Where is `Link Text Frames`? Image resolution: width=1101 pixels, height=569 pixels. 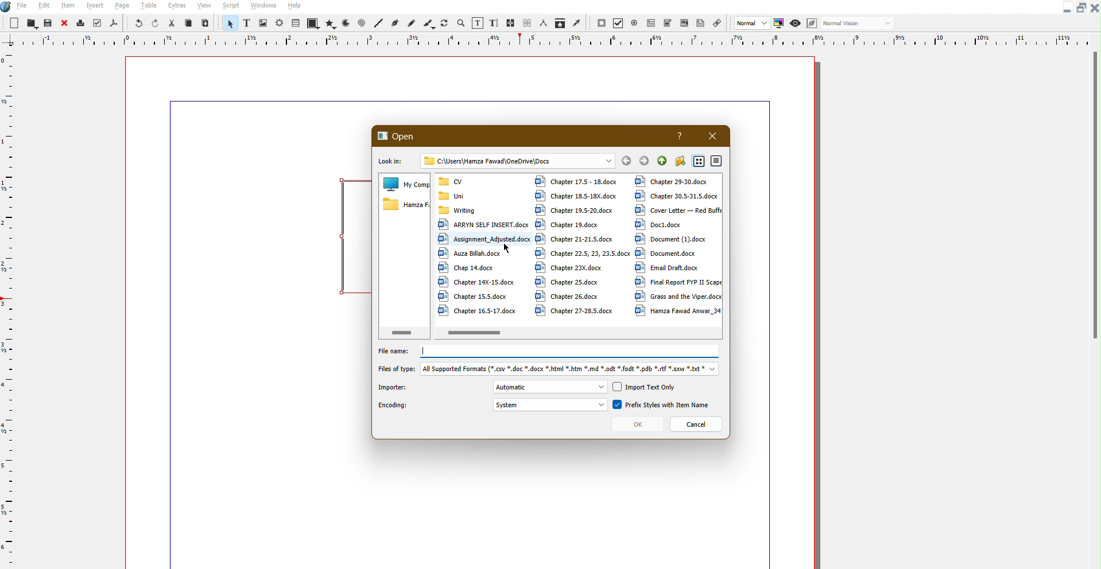 Link Text Frames is located at coordinates (520, 22).